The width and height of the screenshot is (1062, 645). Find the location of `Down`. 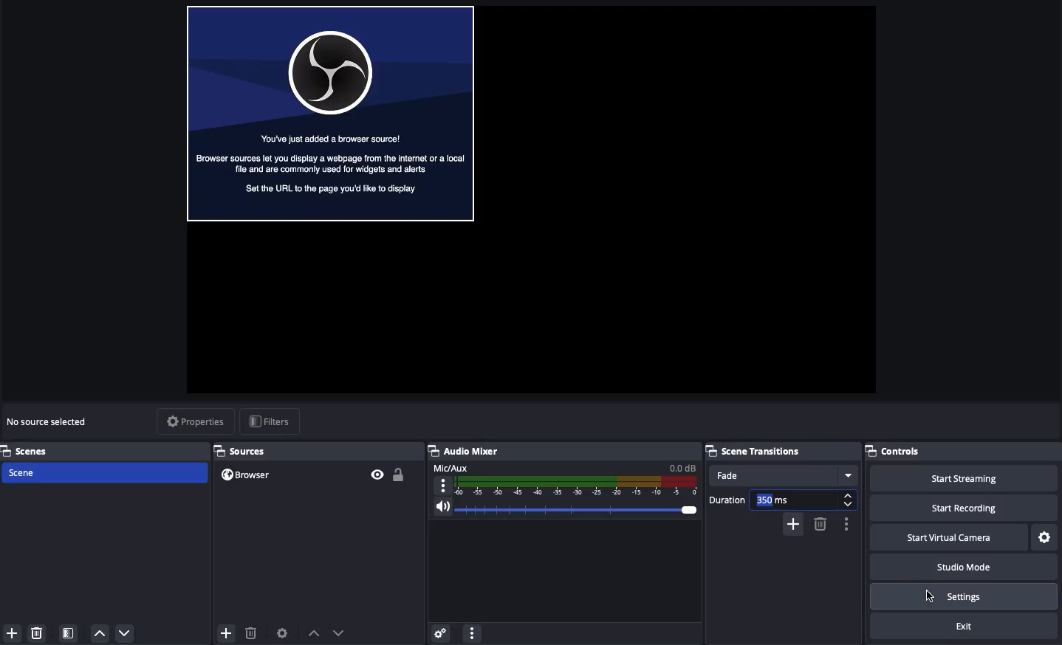

Down is located at coordinates (126, 632).